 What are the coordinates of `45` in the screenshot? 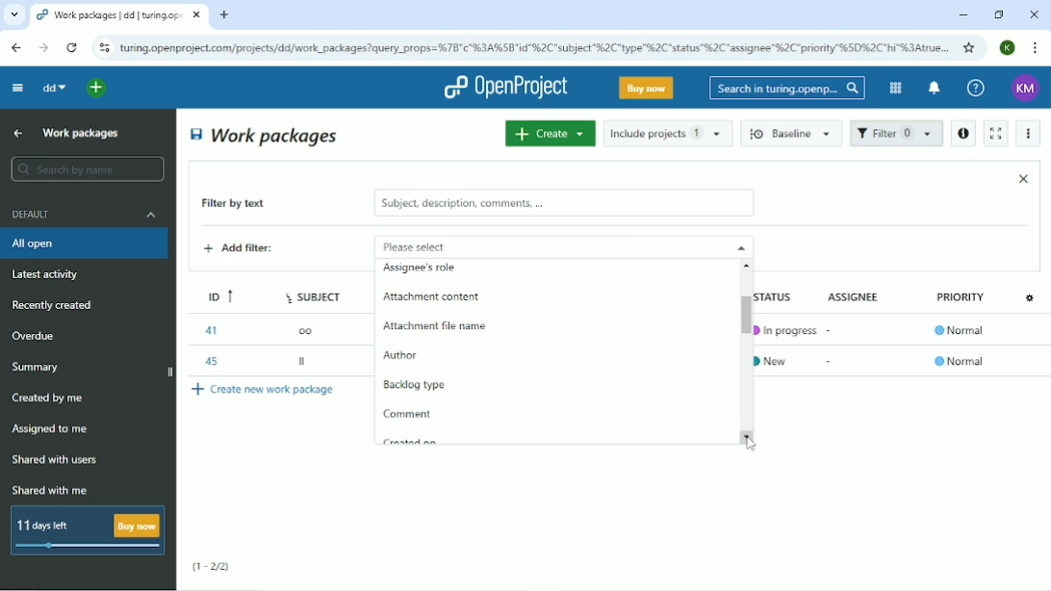 It's located at (209, 359).